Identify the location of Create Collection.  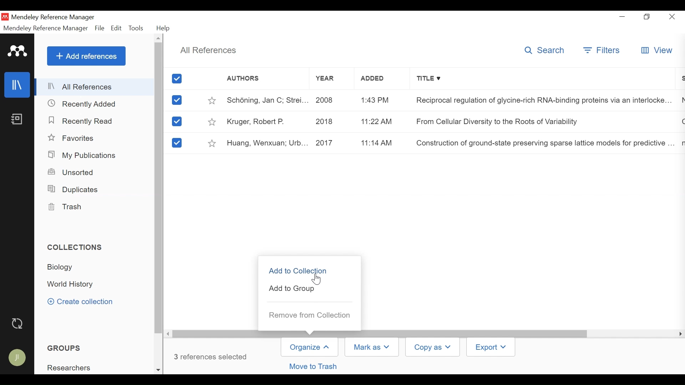
(85, 302).